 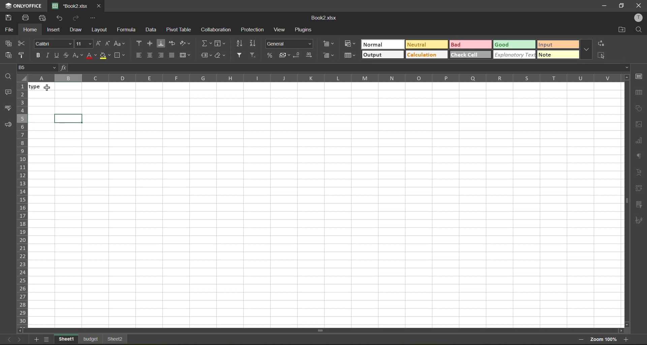 I want to click on zoom out, so click(x=580, y=341).